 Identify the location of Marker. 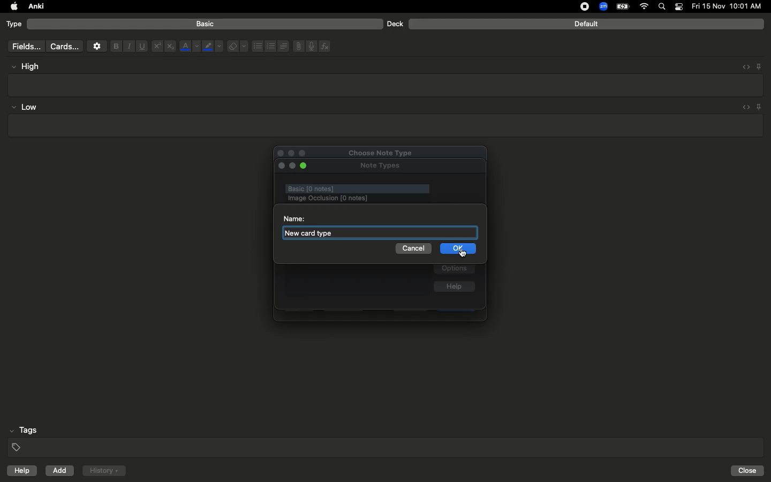
(213, 47).